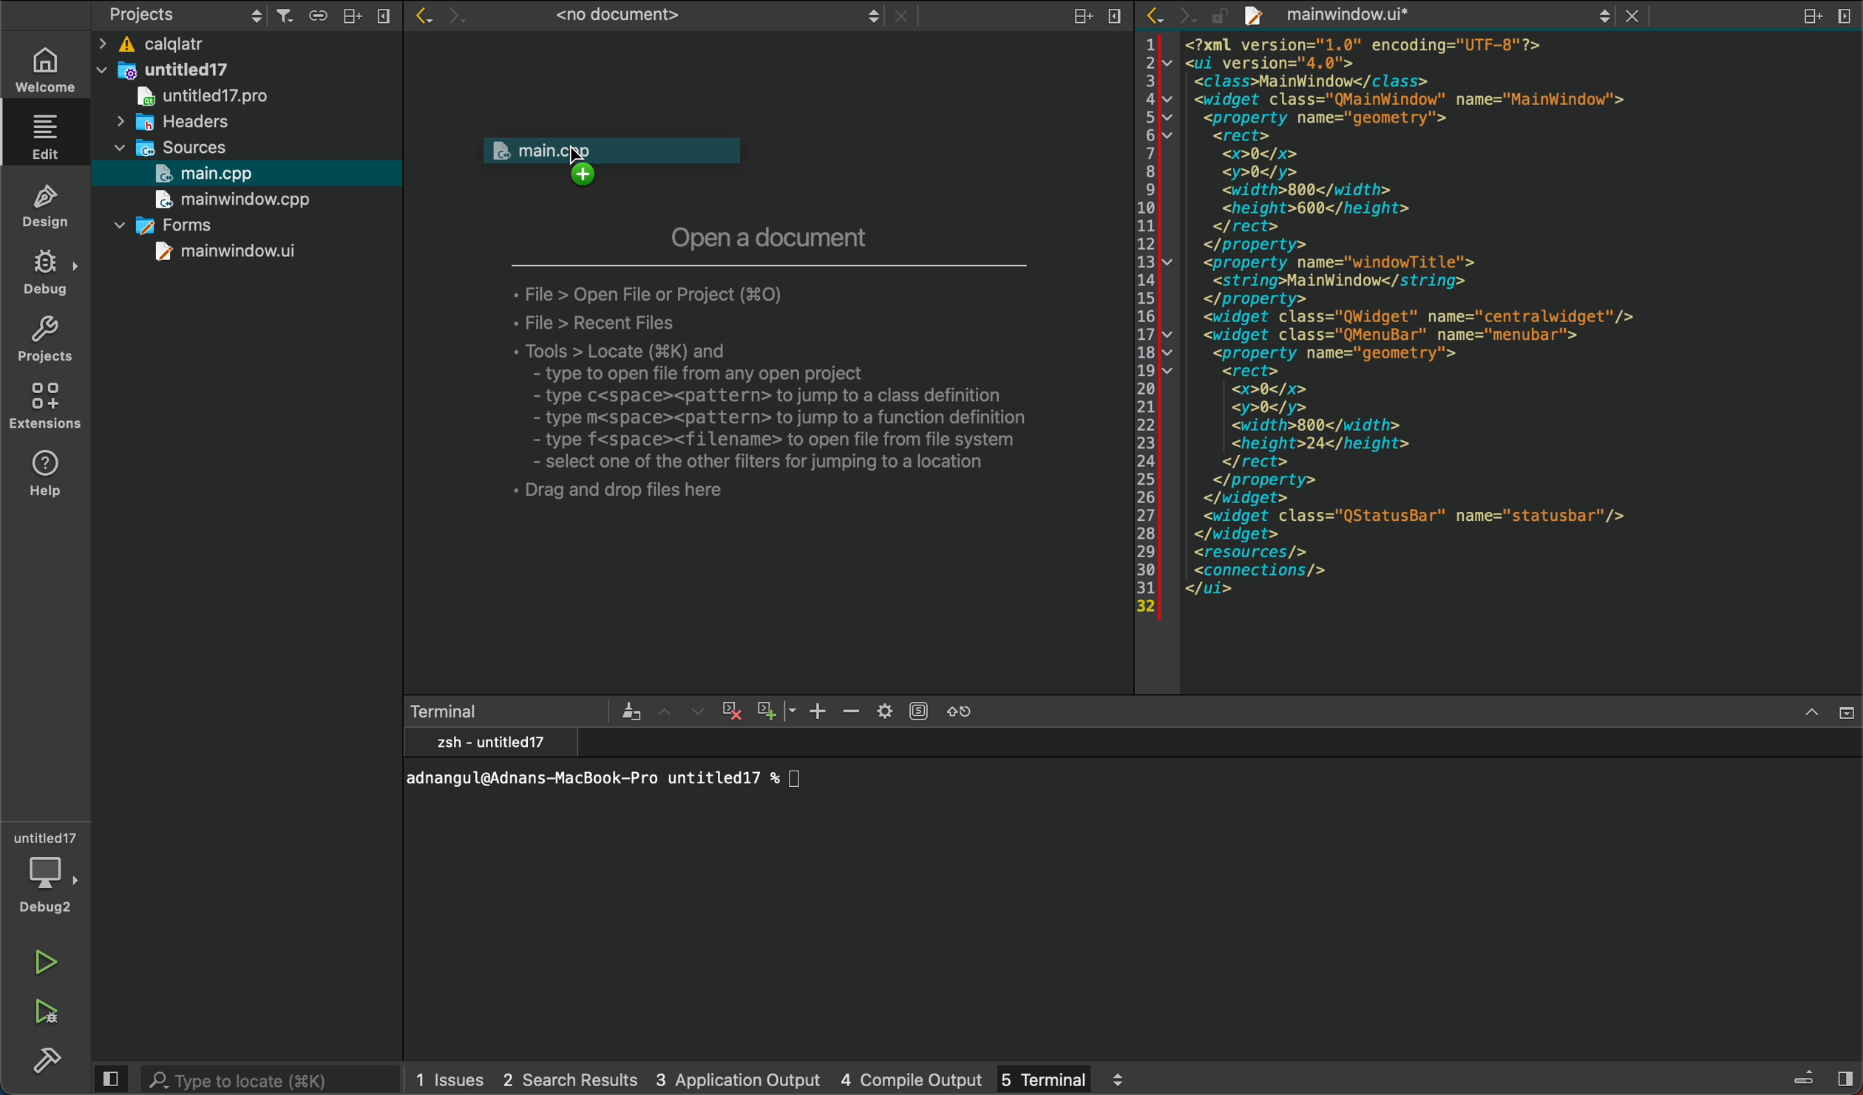 This screenshot has height=1095, width=1863. I want to click on untitled17, so click(191, 97).